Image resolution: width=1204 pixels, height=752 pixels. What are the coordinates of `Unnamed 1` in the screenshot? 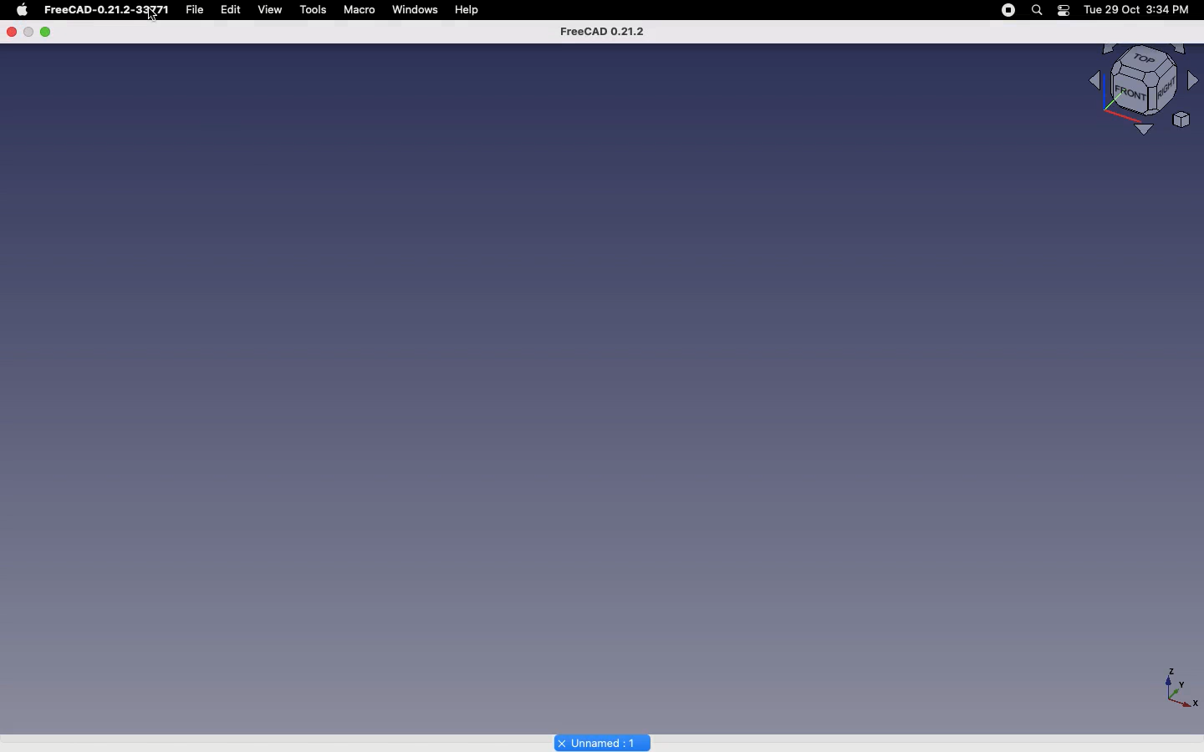 It's located at (596, 739).